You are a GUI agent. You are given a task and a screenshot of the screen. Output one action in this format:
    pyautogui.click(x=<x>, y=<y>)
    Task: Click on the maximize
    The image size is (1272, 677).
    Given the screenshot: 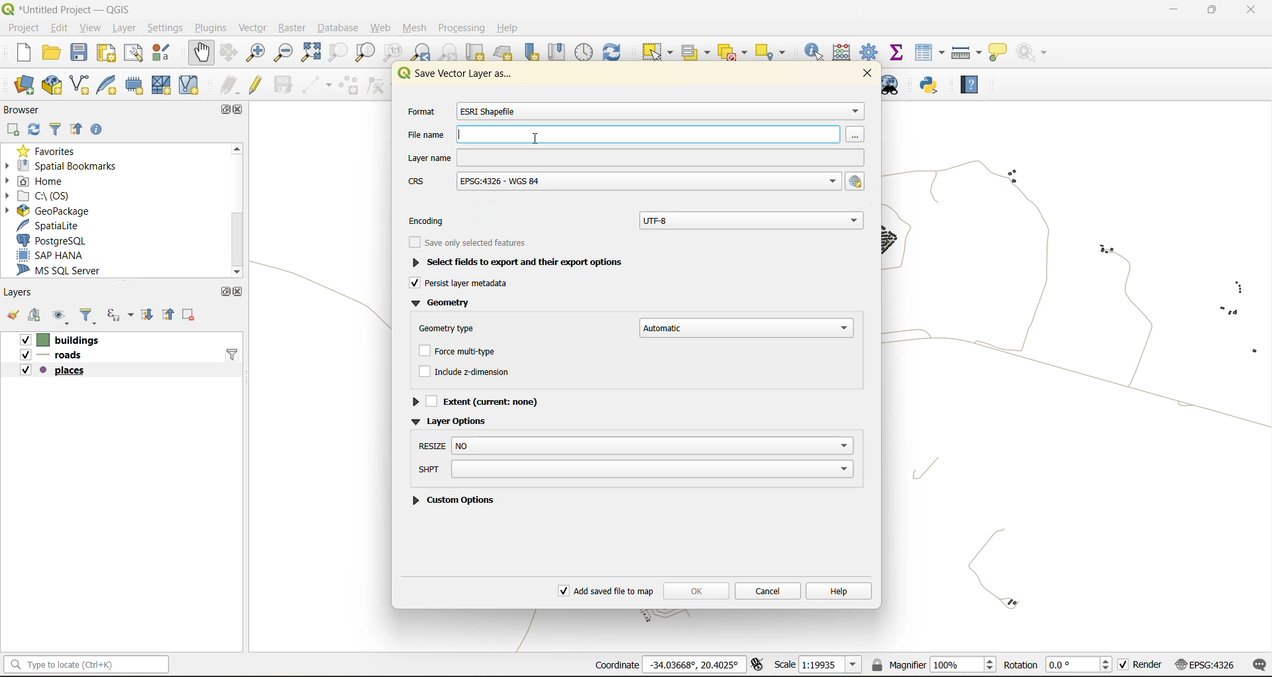 What is the action you would take?
    pyautogui.click(x=223, y=291)
    